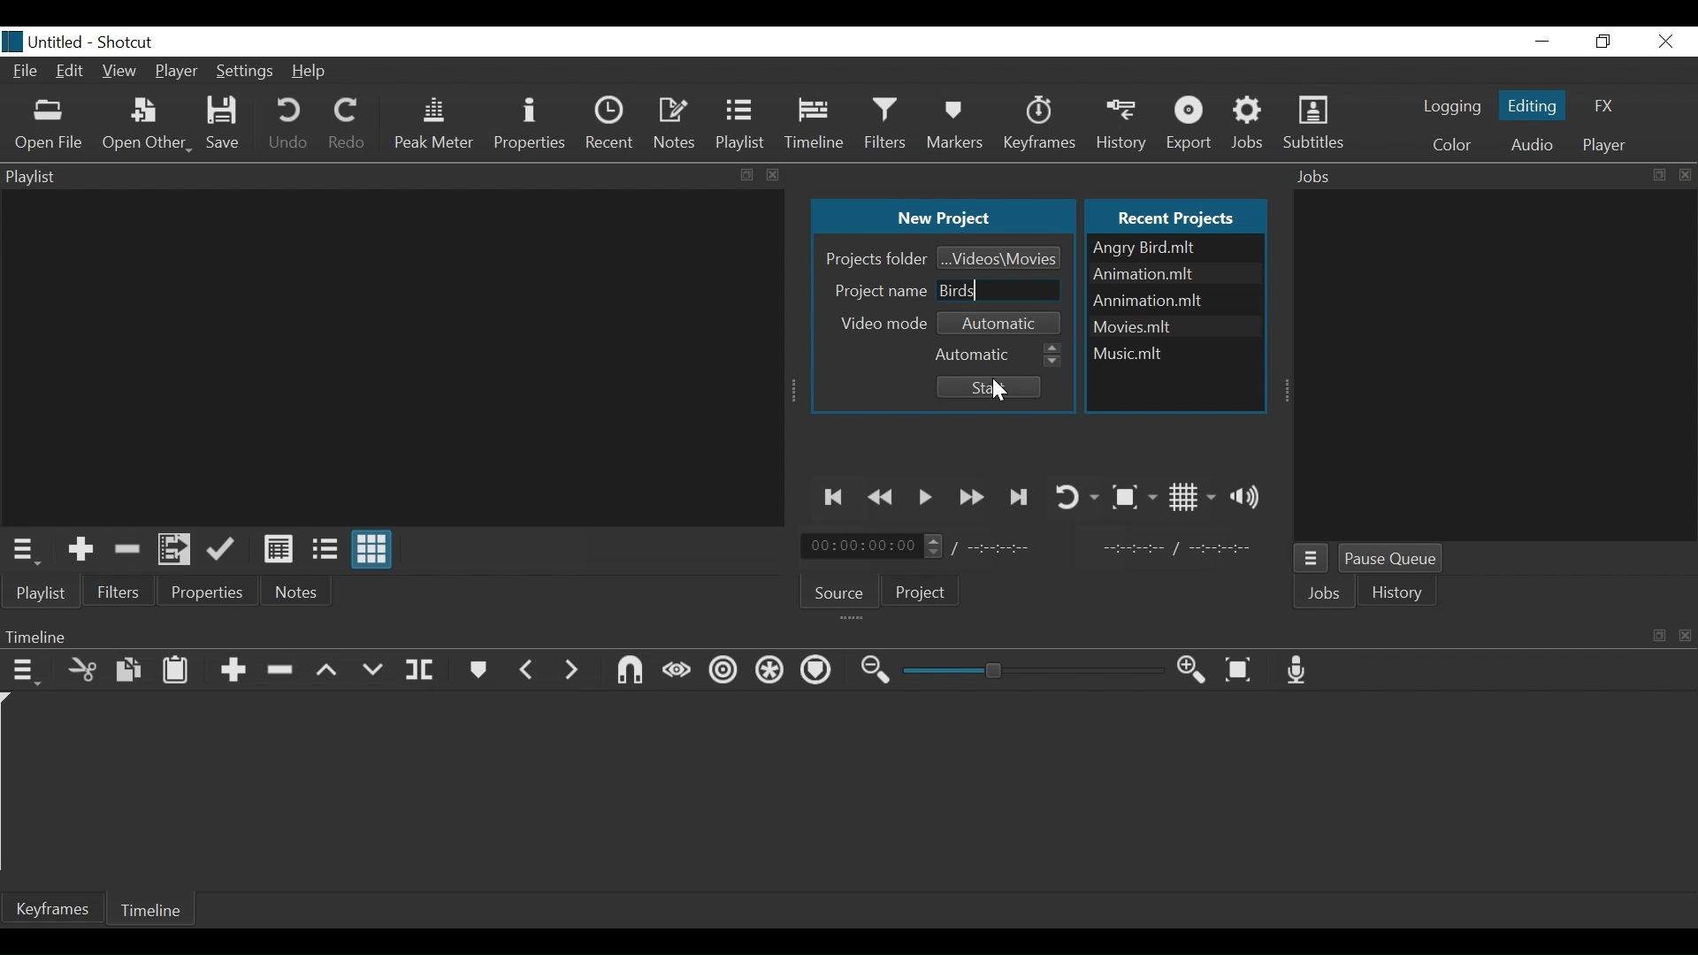 The width and height of the screenshot is (1698, 955). Describe the element at coordinates (347, 126) in the screenshot. I see `Redo` at that location.